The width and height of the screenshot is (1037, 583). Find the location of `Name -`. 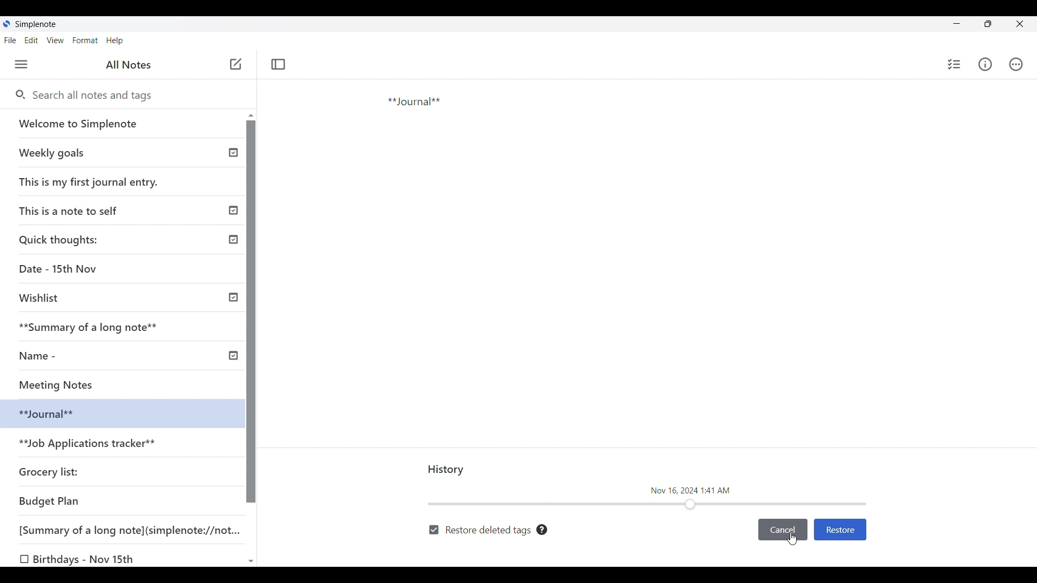

Name - is located at coordinates (41, 356).